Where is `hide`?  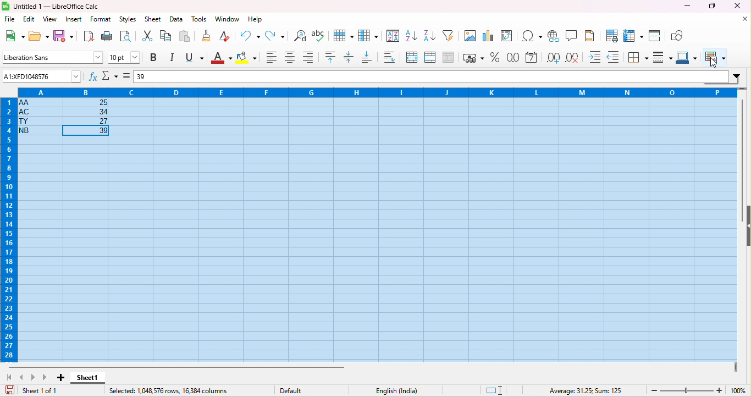
hide is located at coordinates (746, 230).